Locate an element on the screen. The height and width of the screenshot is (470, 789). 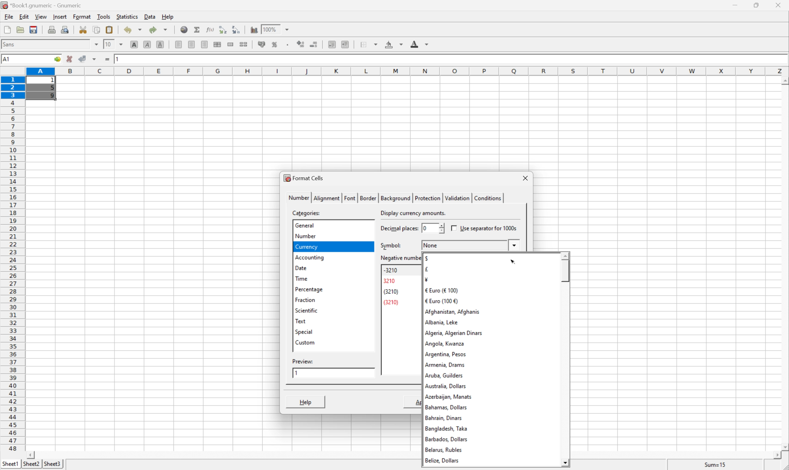
scientific is located at coordinates (307, 311).